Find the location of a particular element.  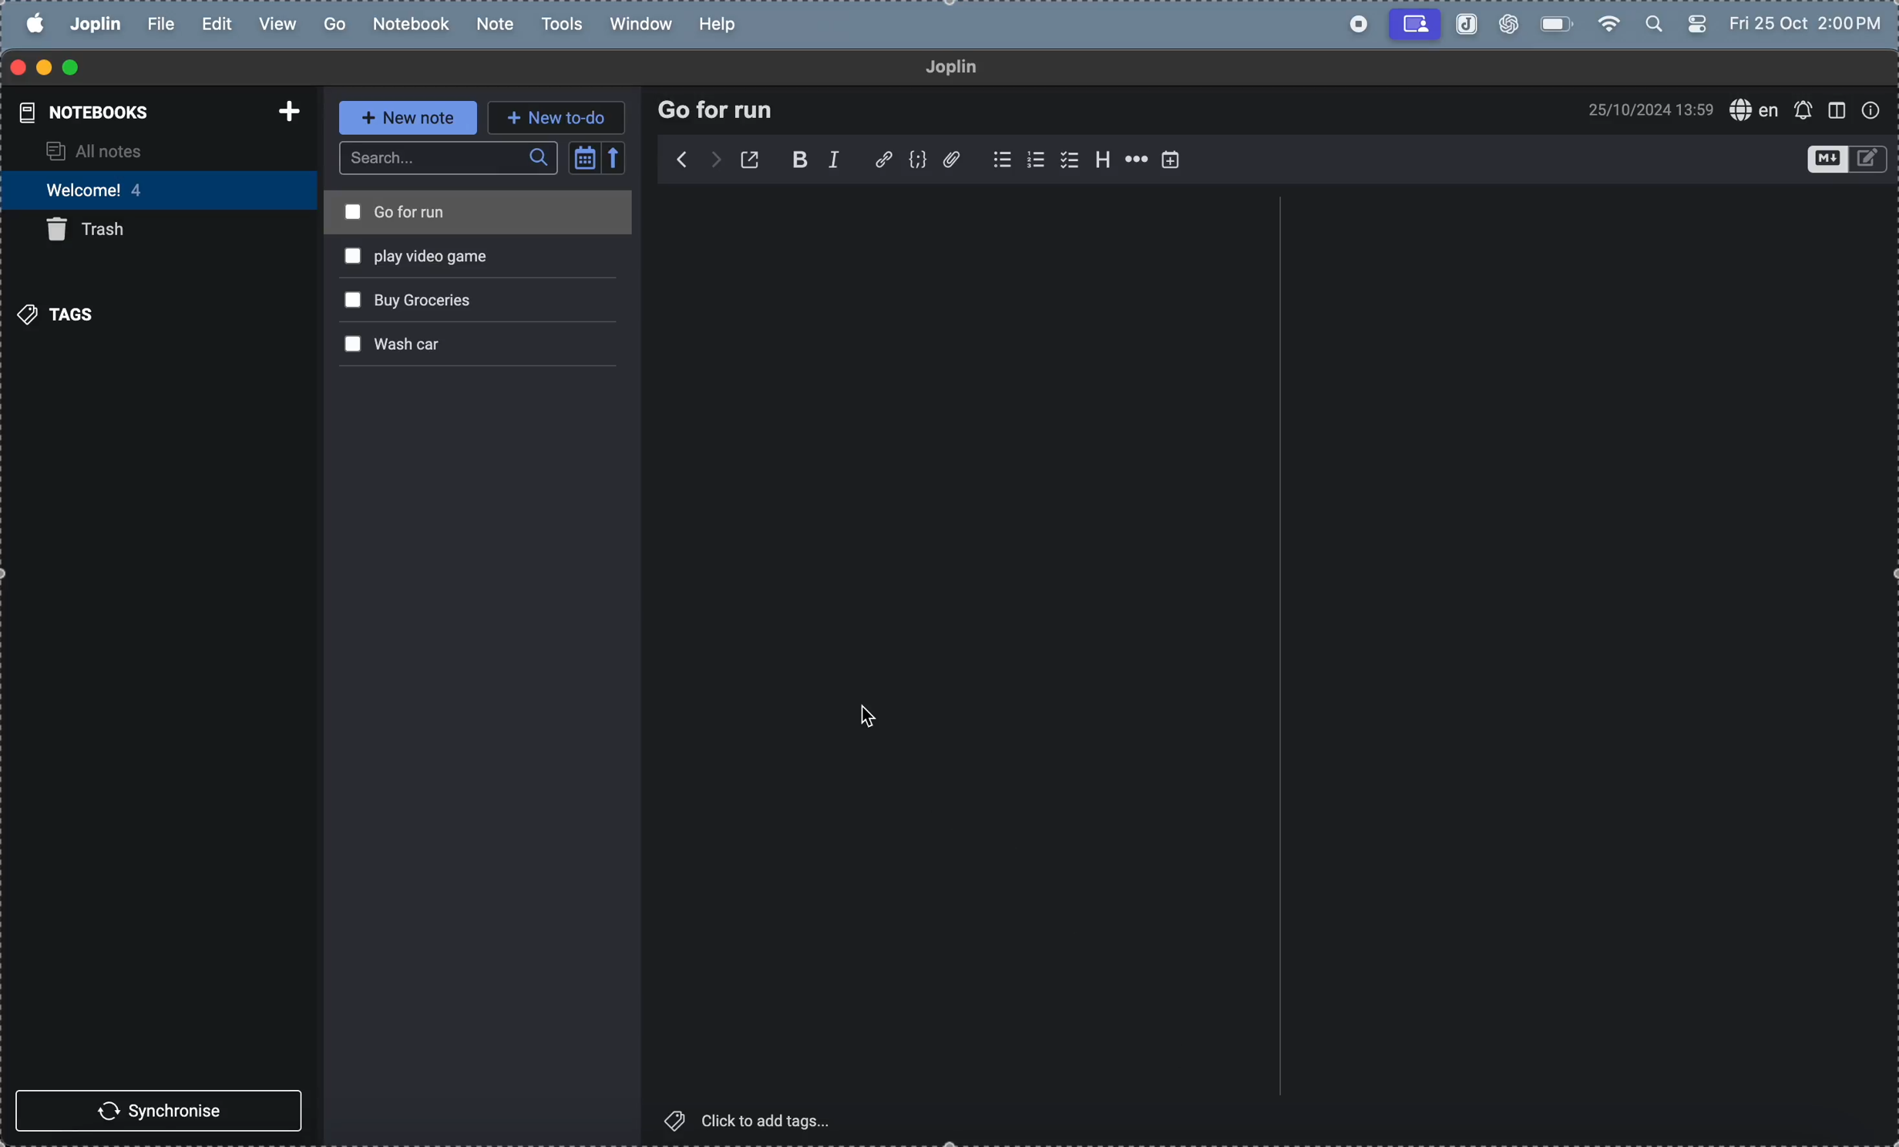

wifi is located at coordinates (1608, 23).